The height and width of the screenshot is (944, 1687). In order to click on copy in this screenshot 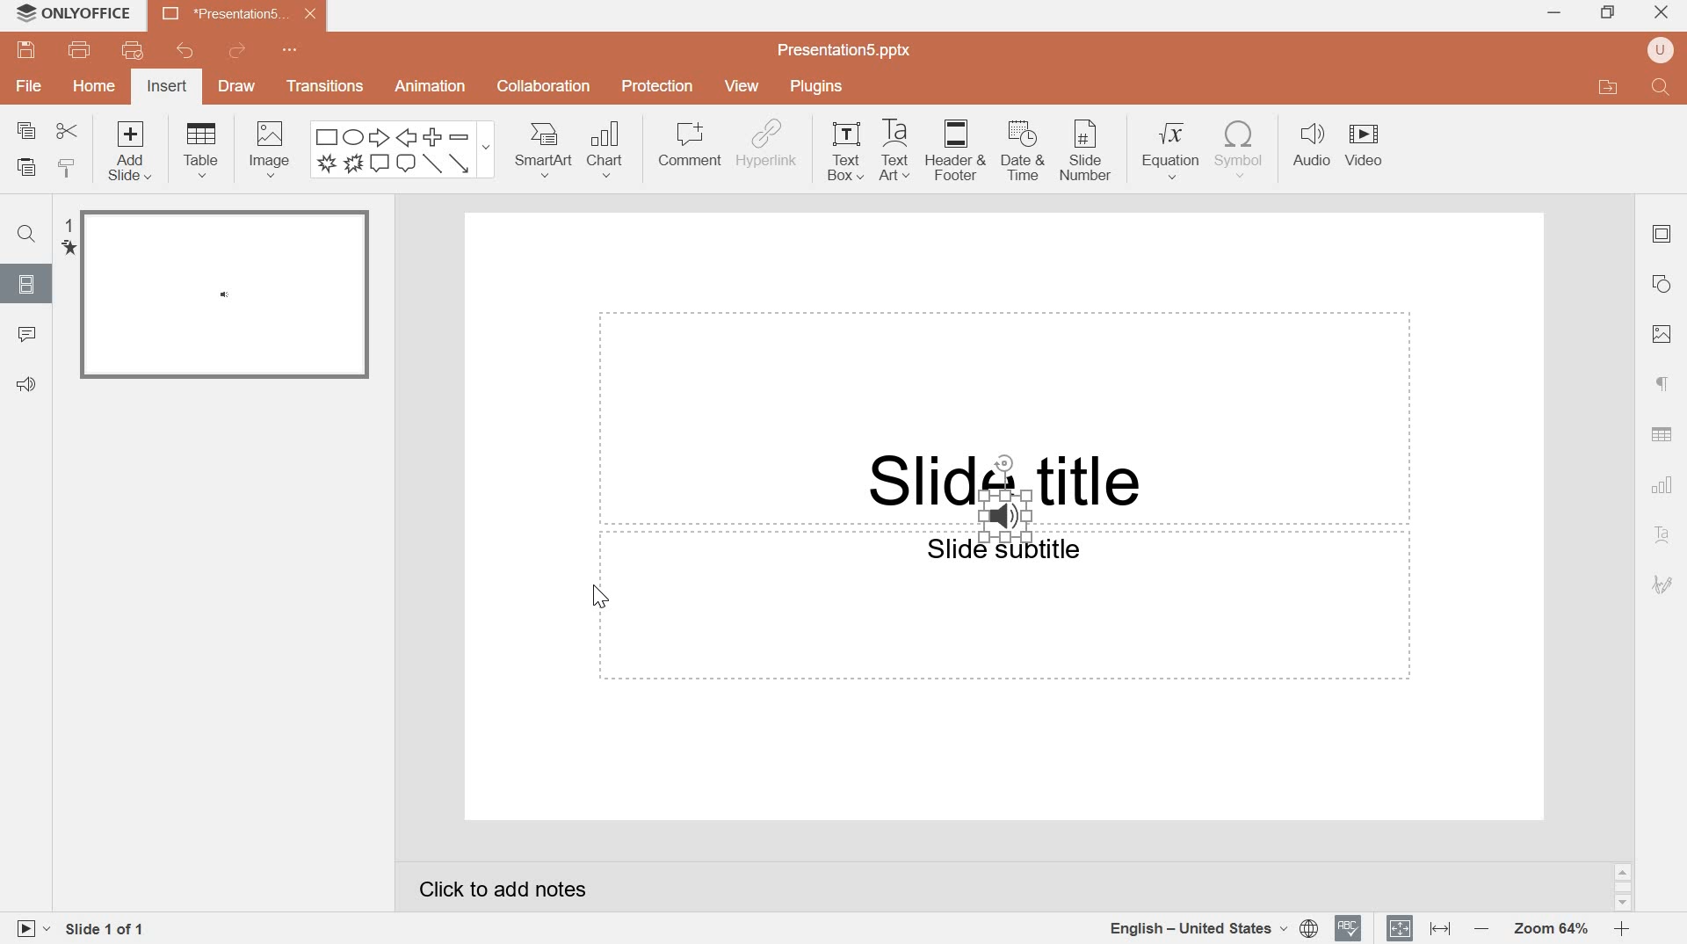, I will do `click(27, 130)`.